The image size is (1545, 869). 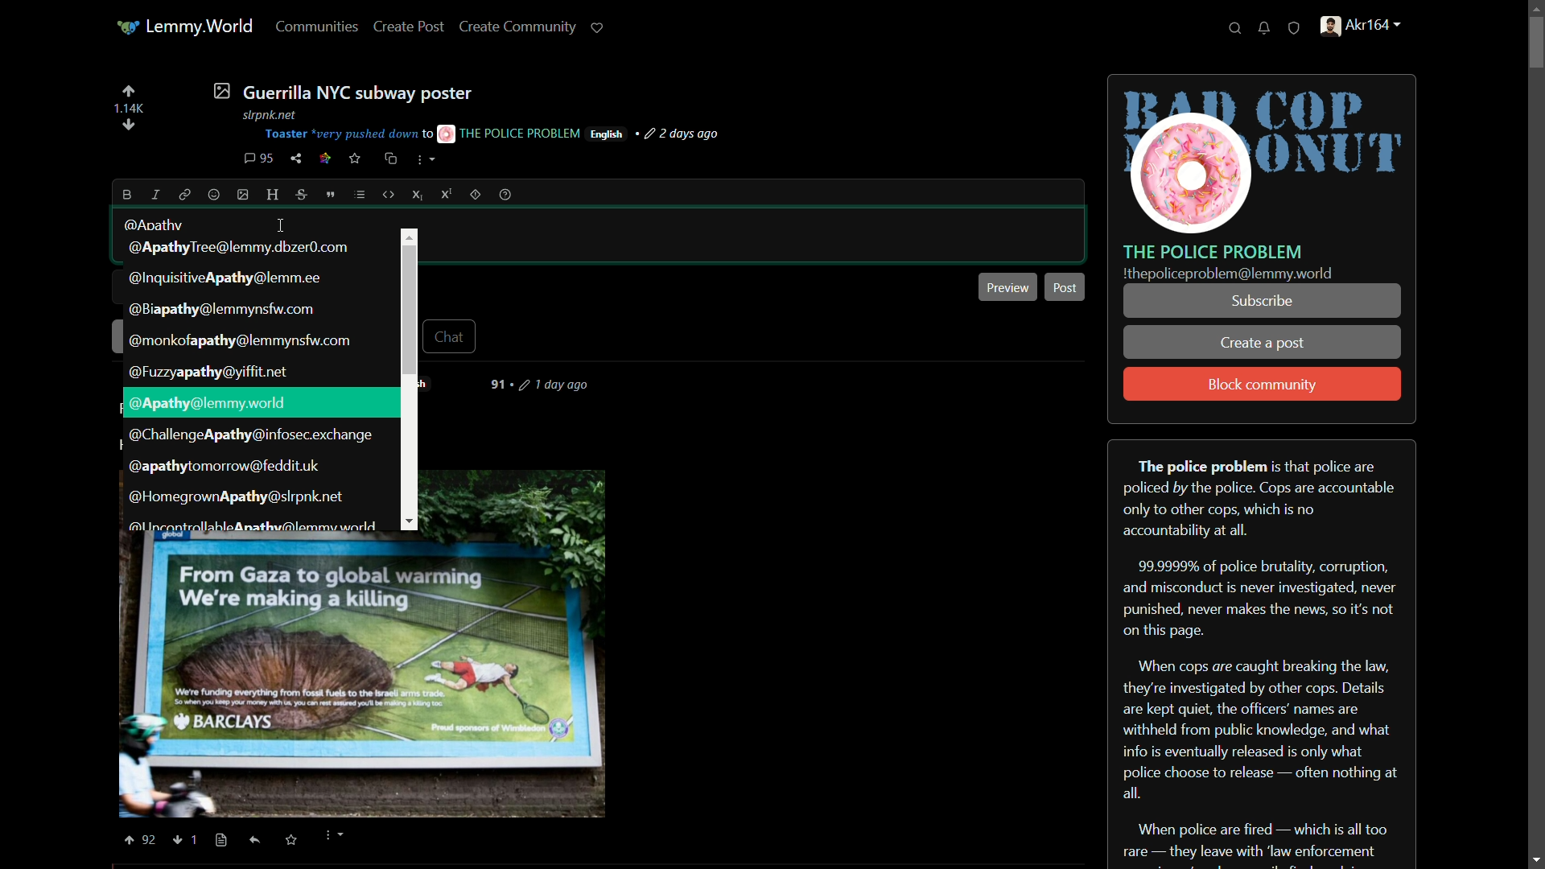 What do you see at coordinates (266, 113) in the screenshot?
I see `stpnk net` at bounding box center [266, 113].